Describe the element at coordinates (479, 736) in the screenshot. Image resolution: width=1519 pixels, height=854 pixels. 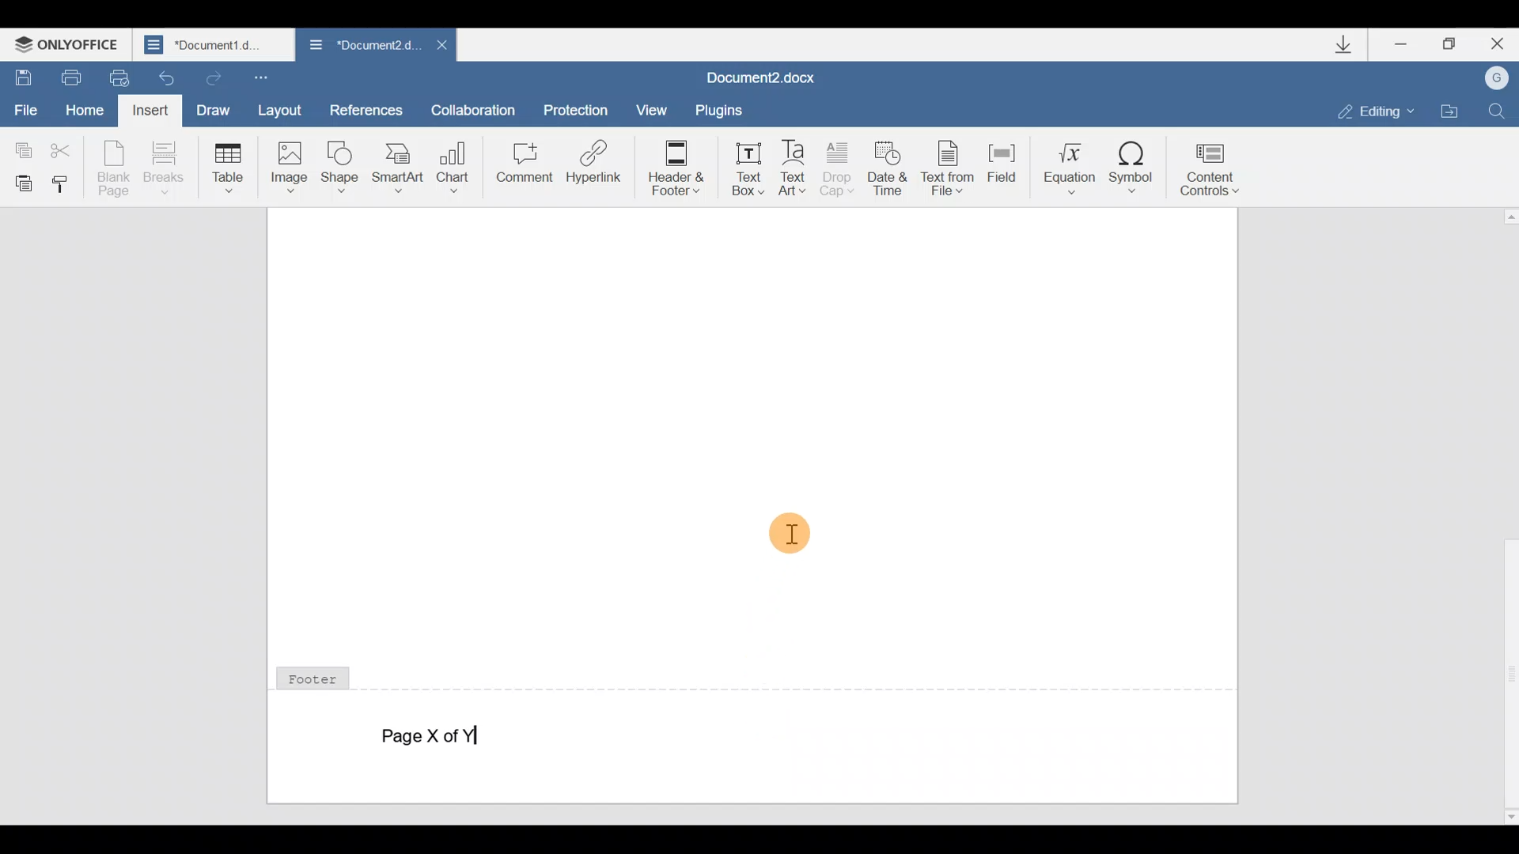
I see `typing cursor` at that location.